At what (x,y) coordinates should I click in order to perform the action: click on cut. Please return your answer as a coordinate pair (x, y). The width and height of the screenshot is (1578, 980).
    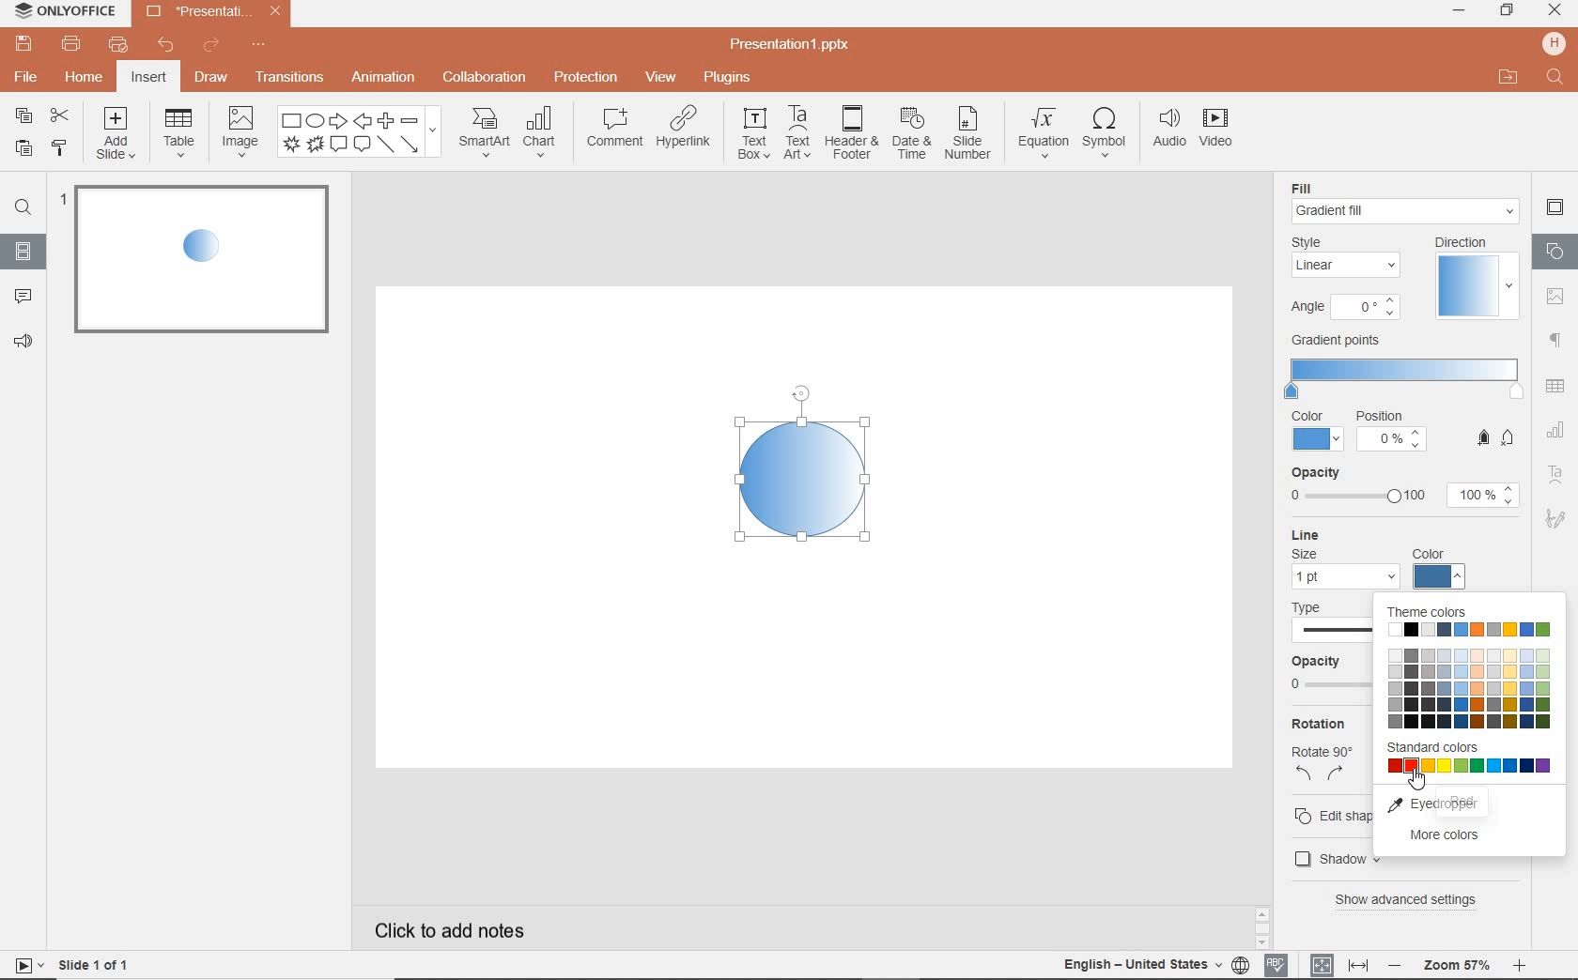
    Looking at the image, I should click on (58, 115).